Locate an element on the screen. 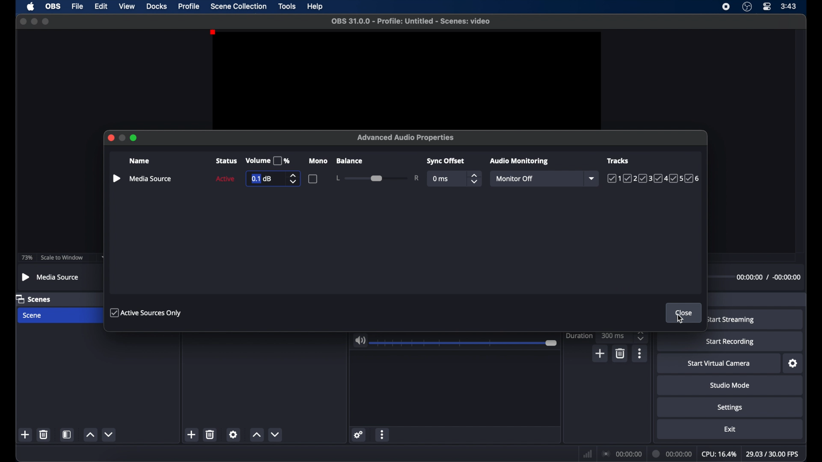 The height and width of the screenshot is (462, 822). 29.03/30.00 fps is located at coordinates (773, 454).